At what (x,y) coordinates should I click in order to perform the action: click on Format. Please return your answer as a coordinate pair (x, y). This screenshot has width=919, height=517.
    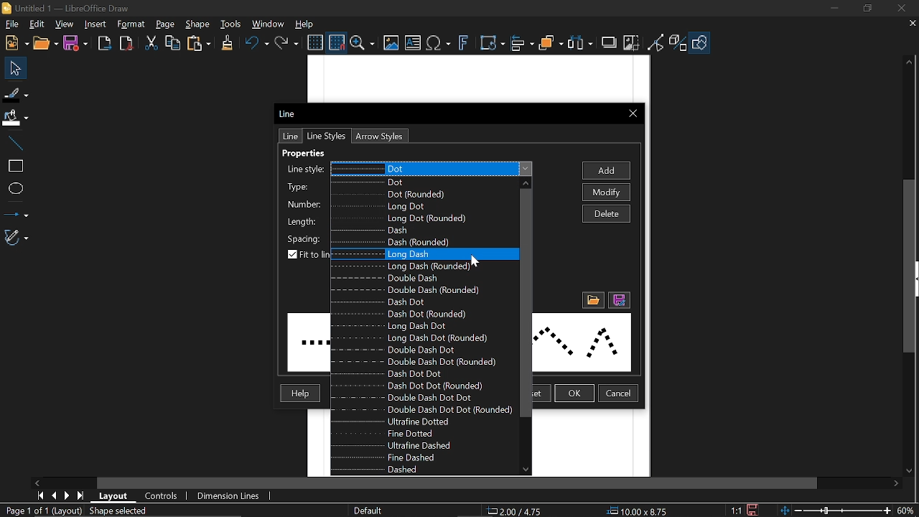
    Looking at the image, I should click on (131, 24).